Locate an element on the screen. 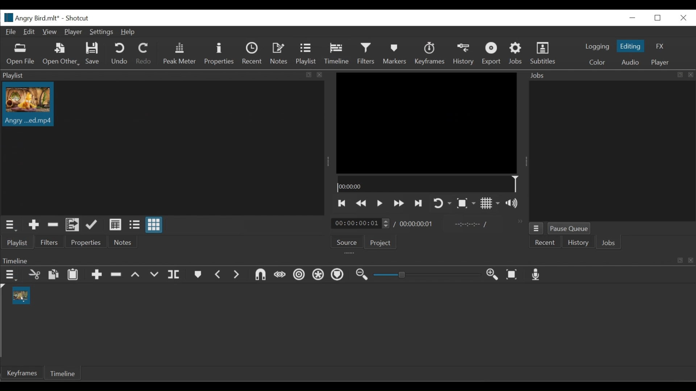  Clip  is located at coordinates (31, 106).